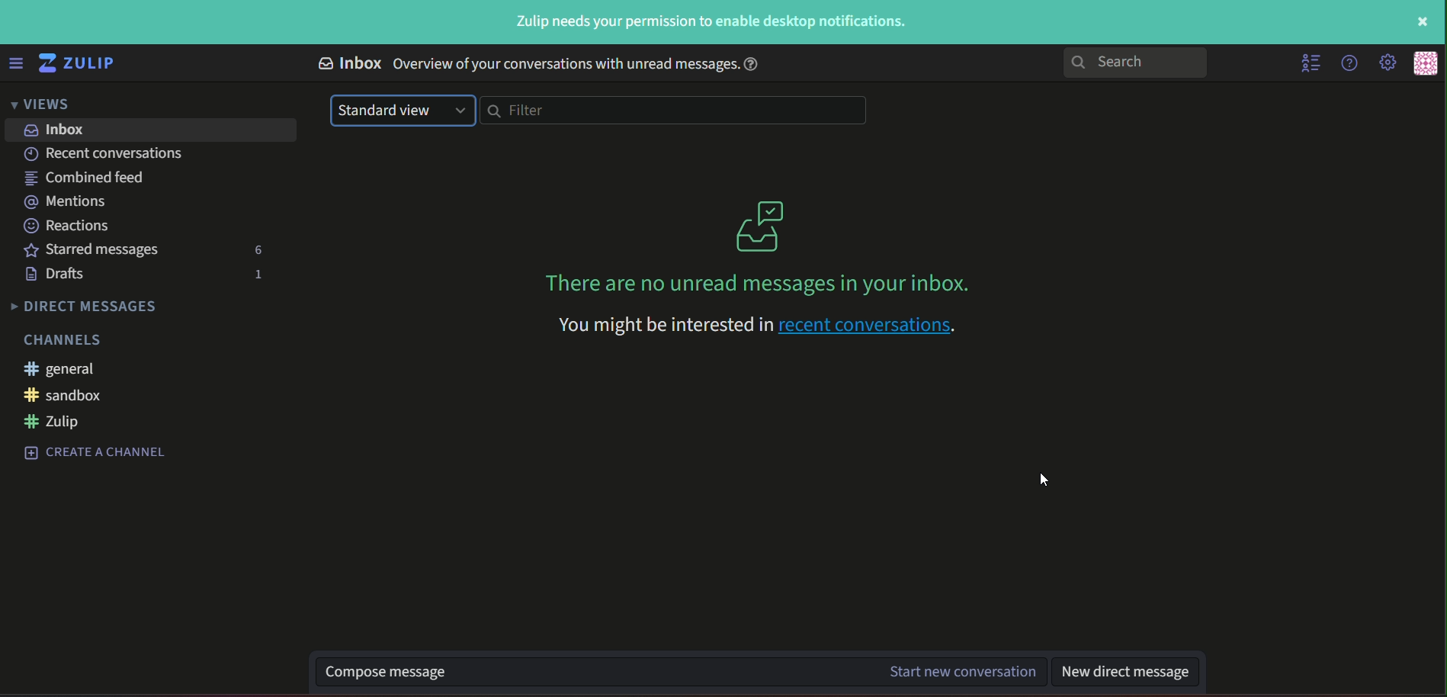  Describe the element at coordinates (681, 671) in the screenshot. I see `text box` at that location.